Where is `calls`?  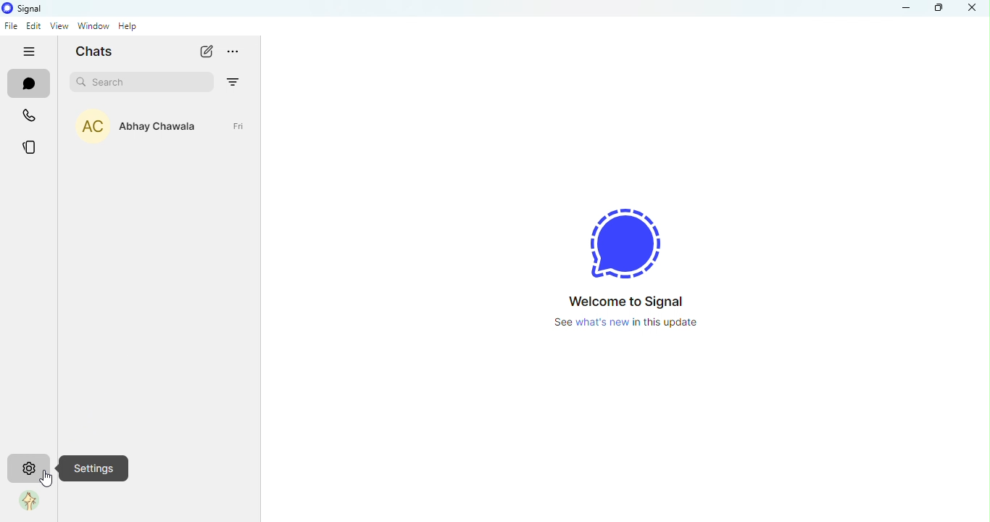
calls is located at coordinates (30, 116).